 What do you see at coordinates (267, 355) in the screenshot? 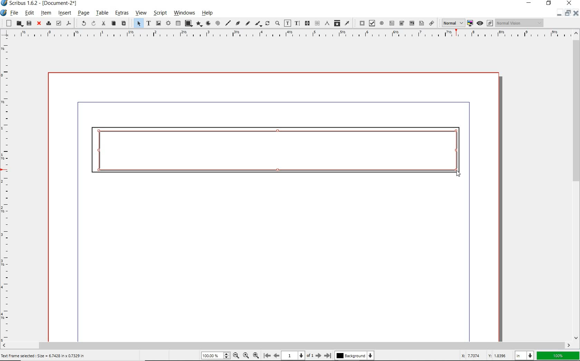
I see `move to first` at bounding box center [267, 355].